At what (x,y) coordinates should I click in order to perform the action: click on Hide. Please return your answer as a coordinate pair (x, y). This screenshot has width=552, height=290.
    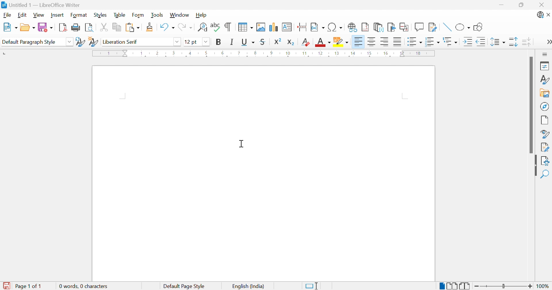
    Looking at the image, I should click on (533, 166).